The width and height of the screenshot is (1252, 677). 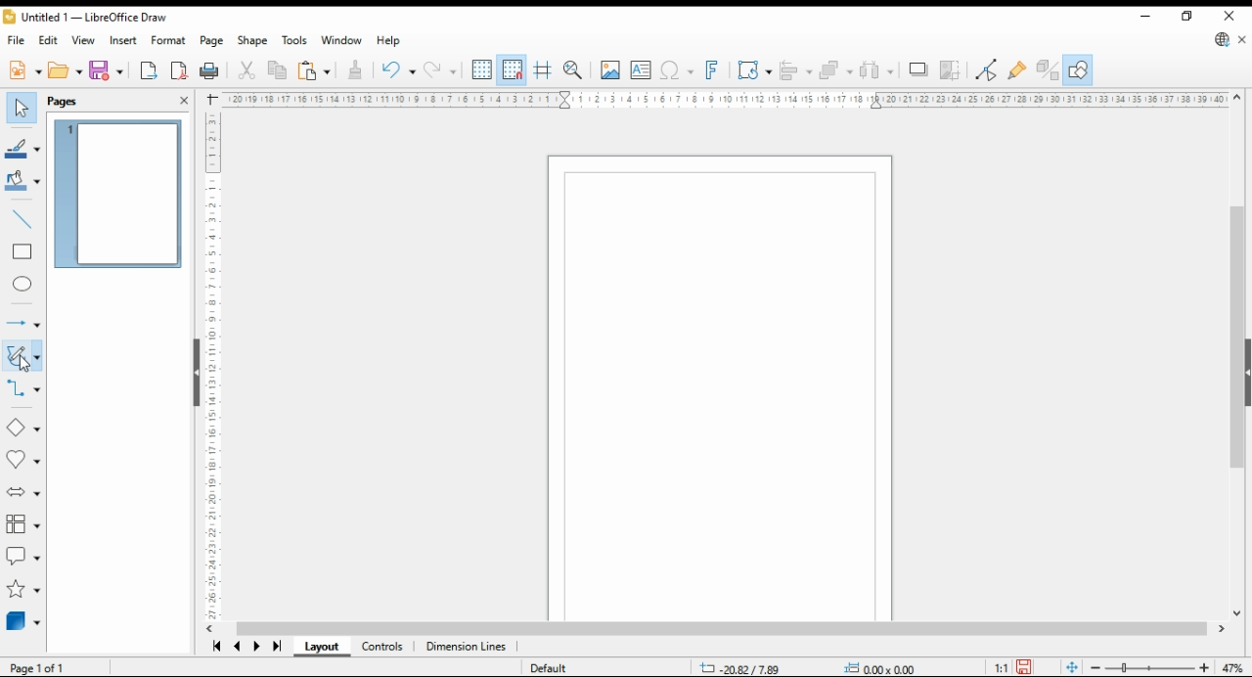 I want to click on redo, so click(x=442, y=69).